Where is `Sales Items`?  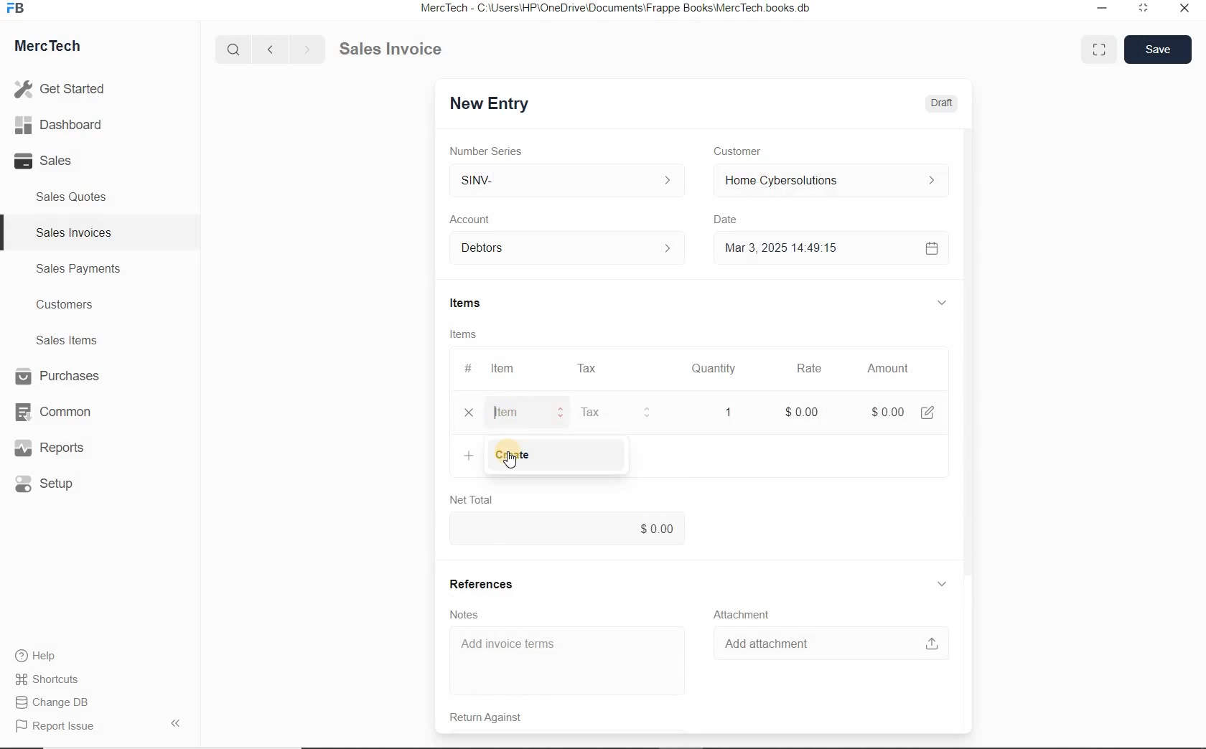
Sales Items is located at coordinates (76, 340).